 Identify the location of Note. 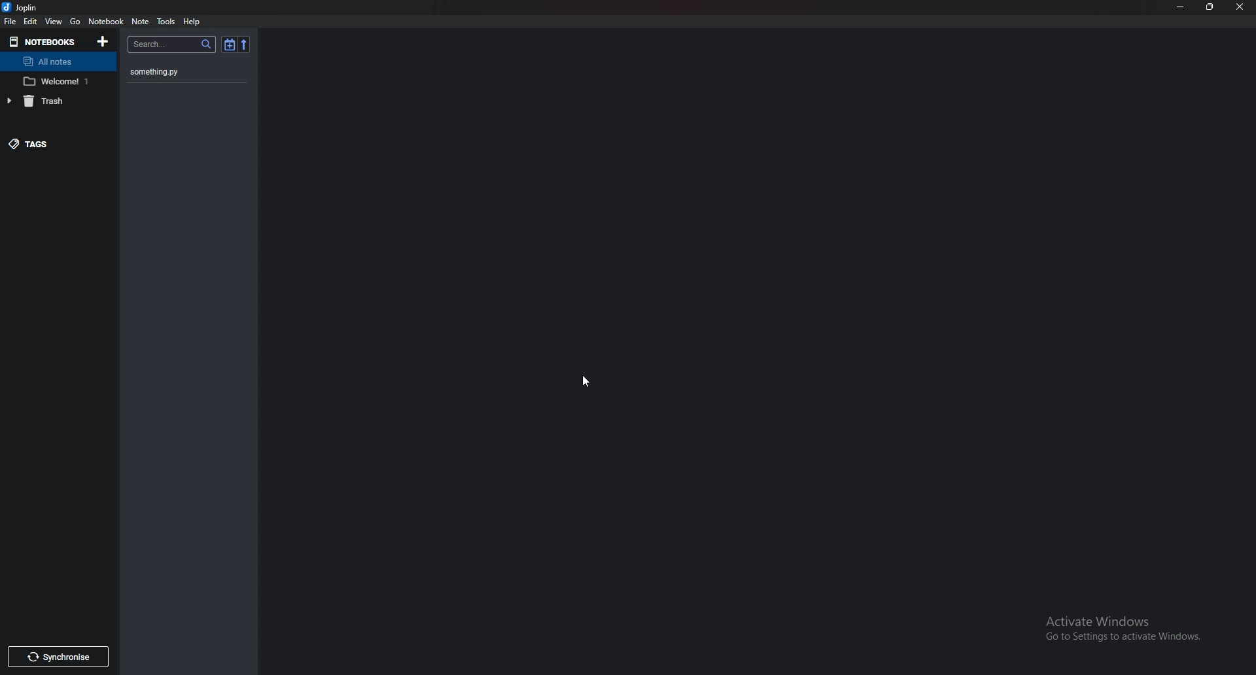
(141, 22).